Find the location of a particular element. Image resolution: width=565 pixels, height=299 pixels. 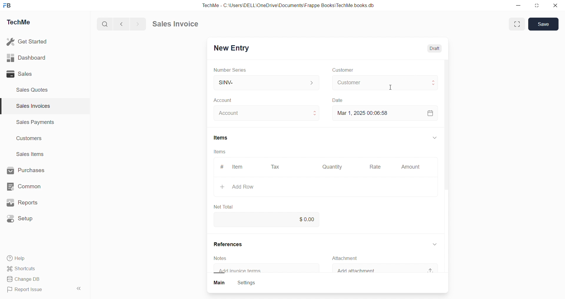

Save is located at coordinates (545, 24).